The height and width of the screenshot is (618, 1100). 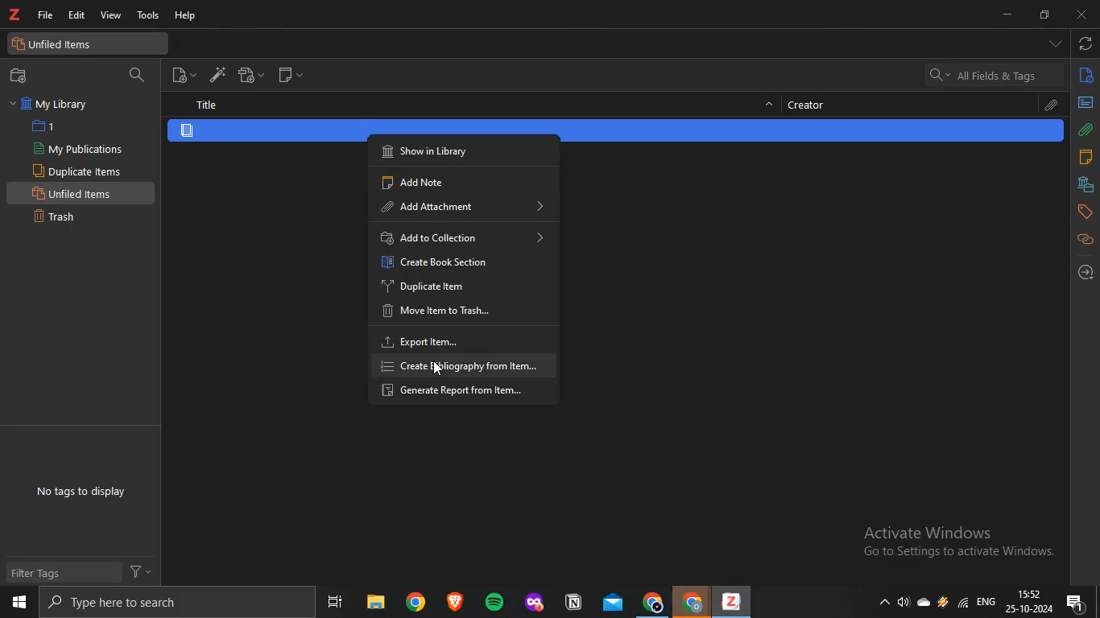 I want to click on wifi, so click(x=963, y=602).